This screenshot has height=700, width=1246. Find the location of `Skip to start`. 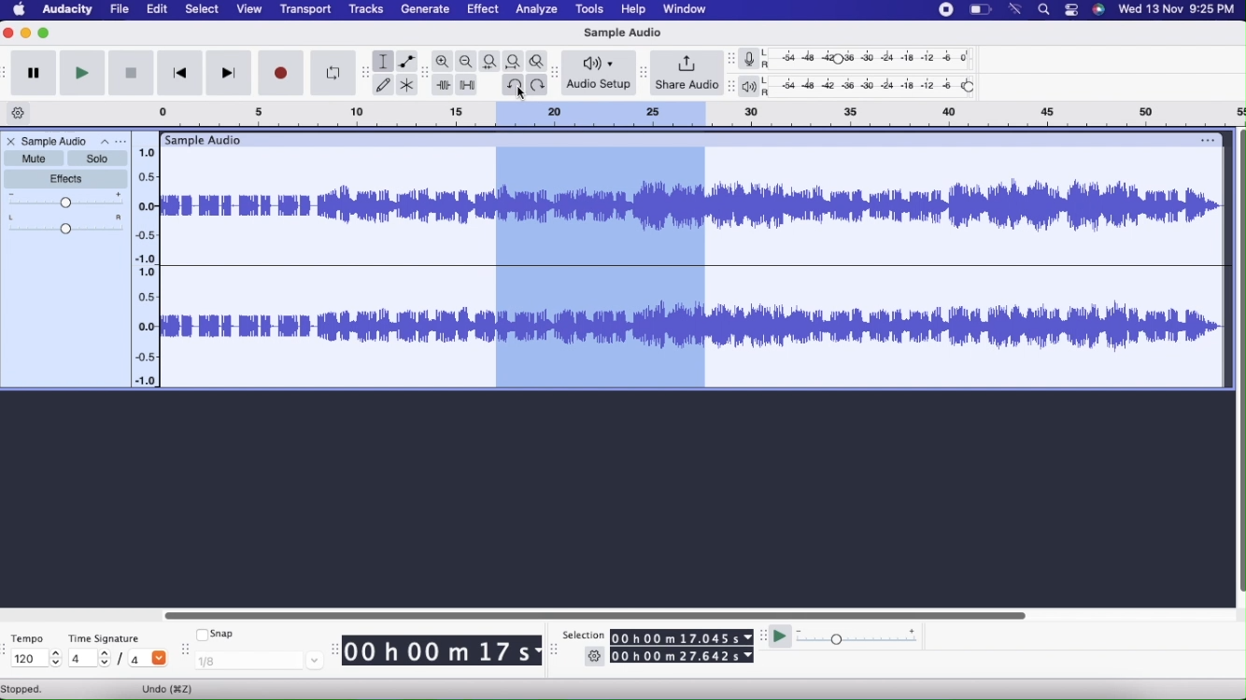

Skip to start is located at coordinates (179, 73).